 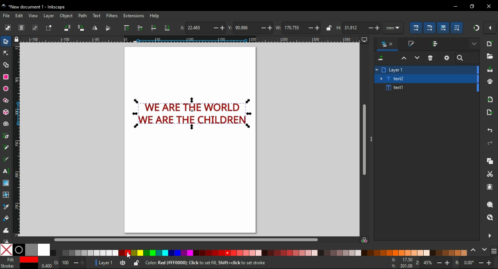 I want to click on text tool, so click(x=6, y=172).